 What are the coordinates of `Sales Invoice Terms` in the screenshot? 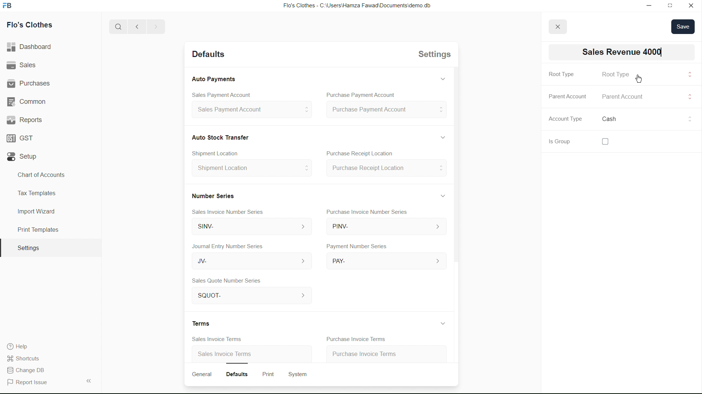 It's located at (213, 339).